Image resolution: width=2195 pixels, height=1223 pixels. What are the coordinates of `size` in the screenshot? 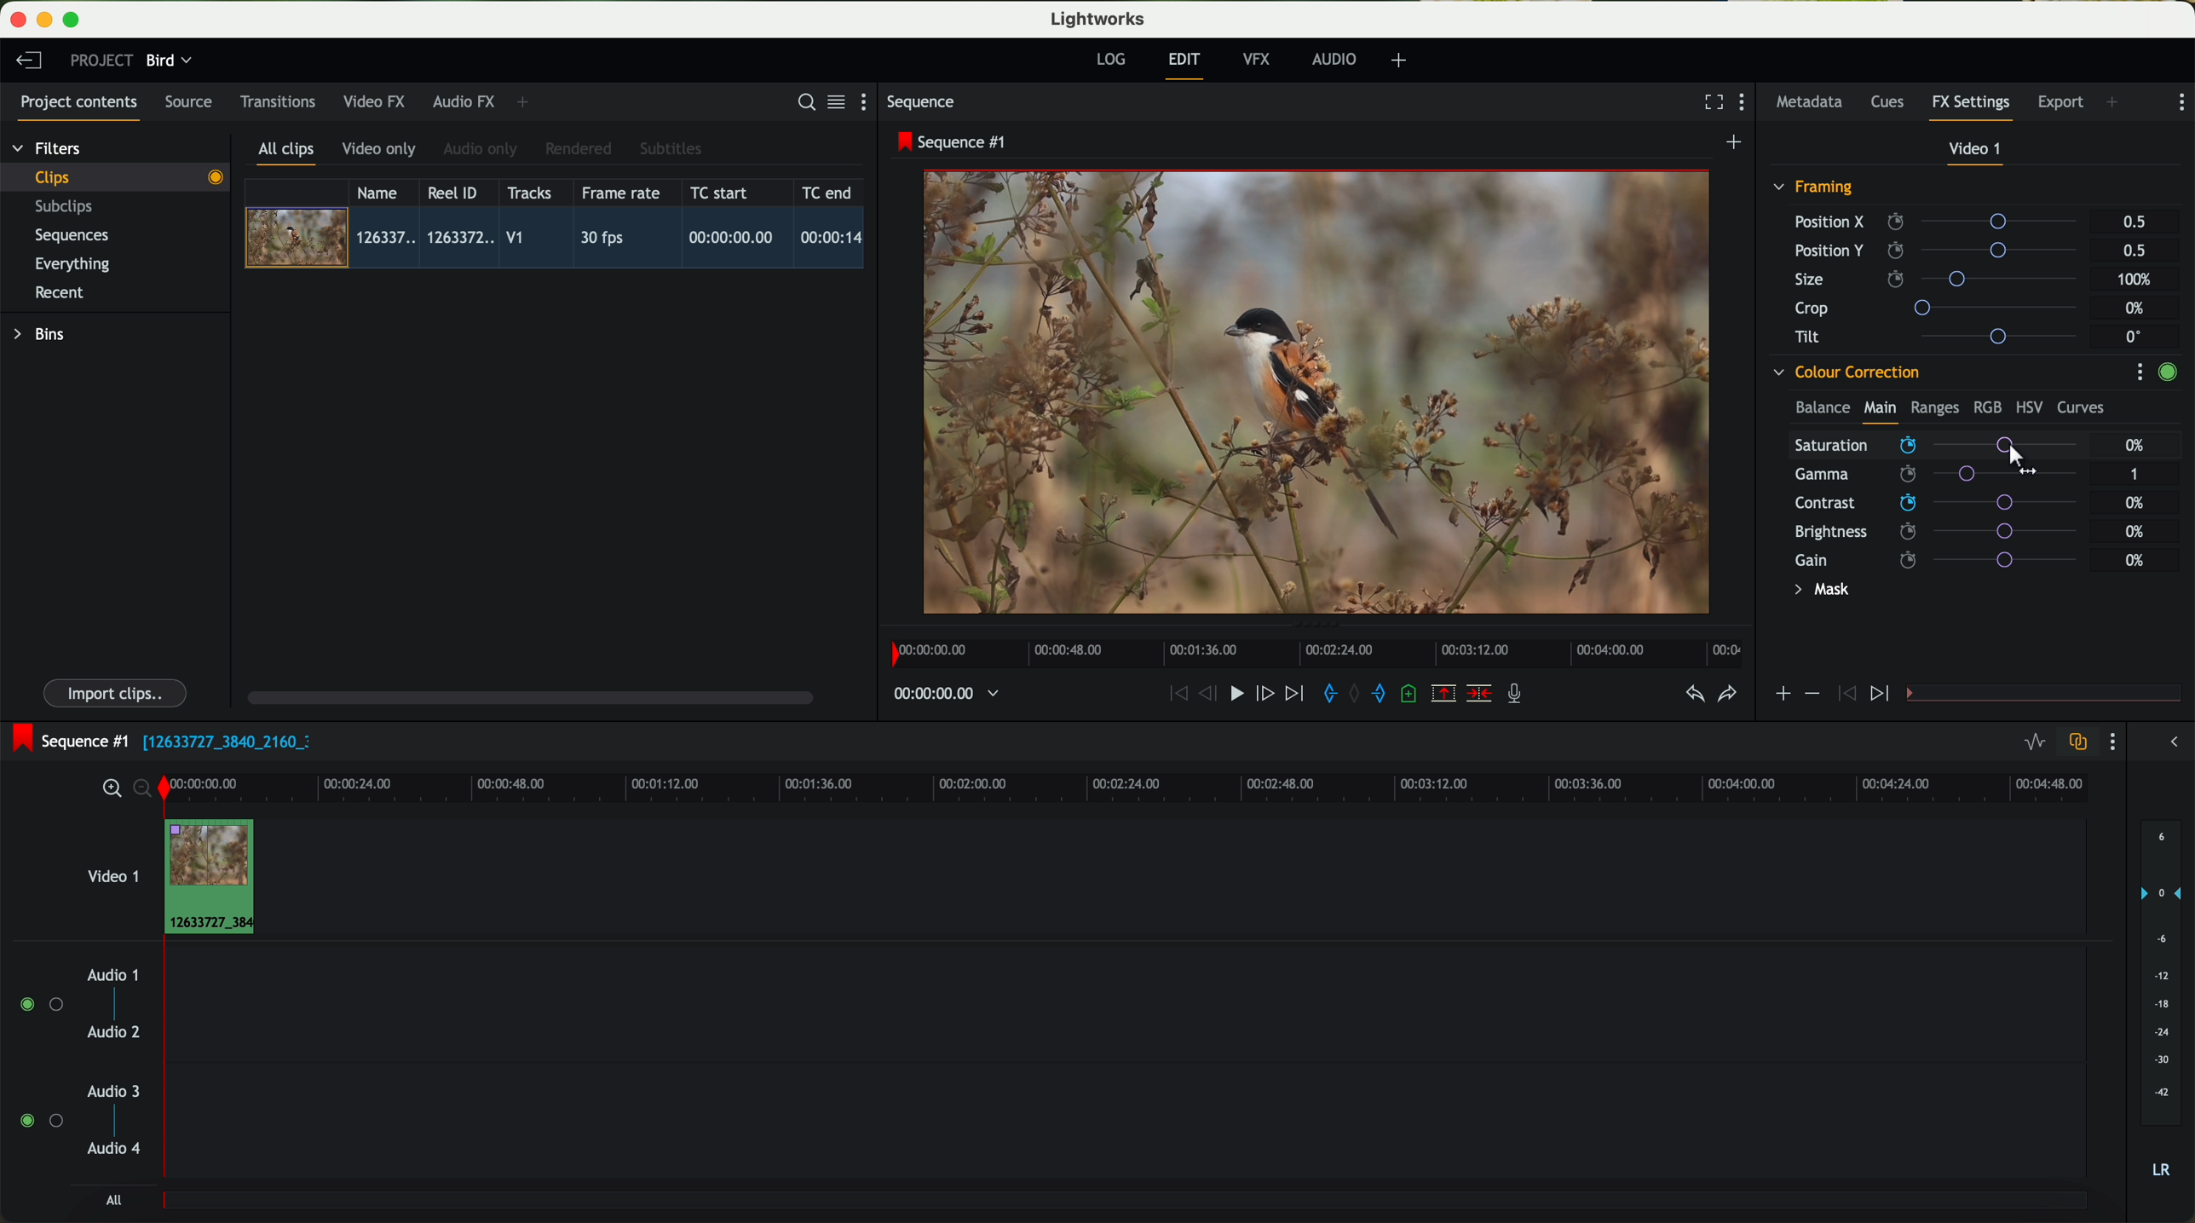 It's located at (1940, 280).